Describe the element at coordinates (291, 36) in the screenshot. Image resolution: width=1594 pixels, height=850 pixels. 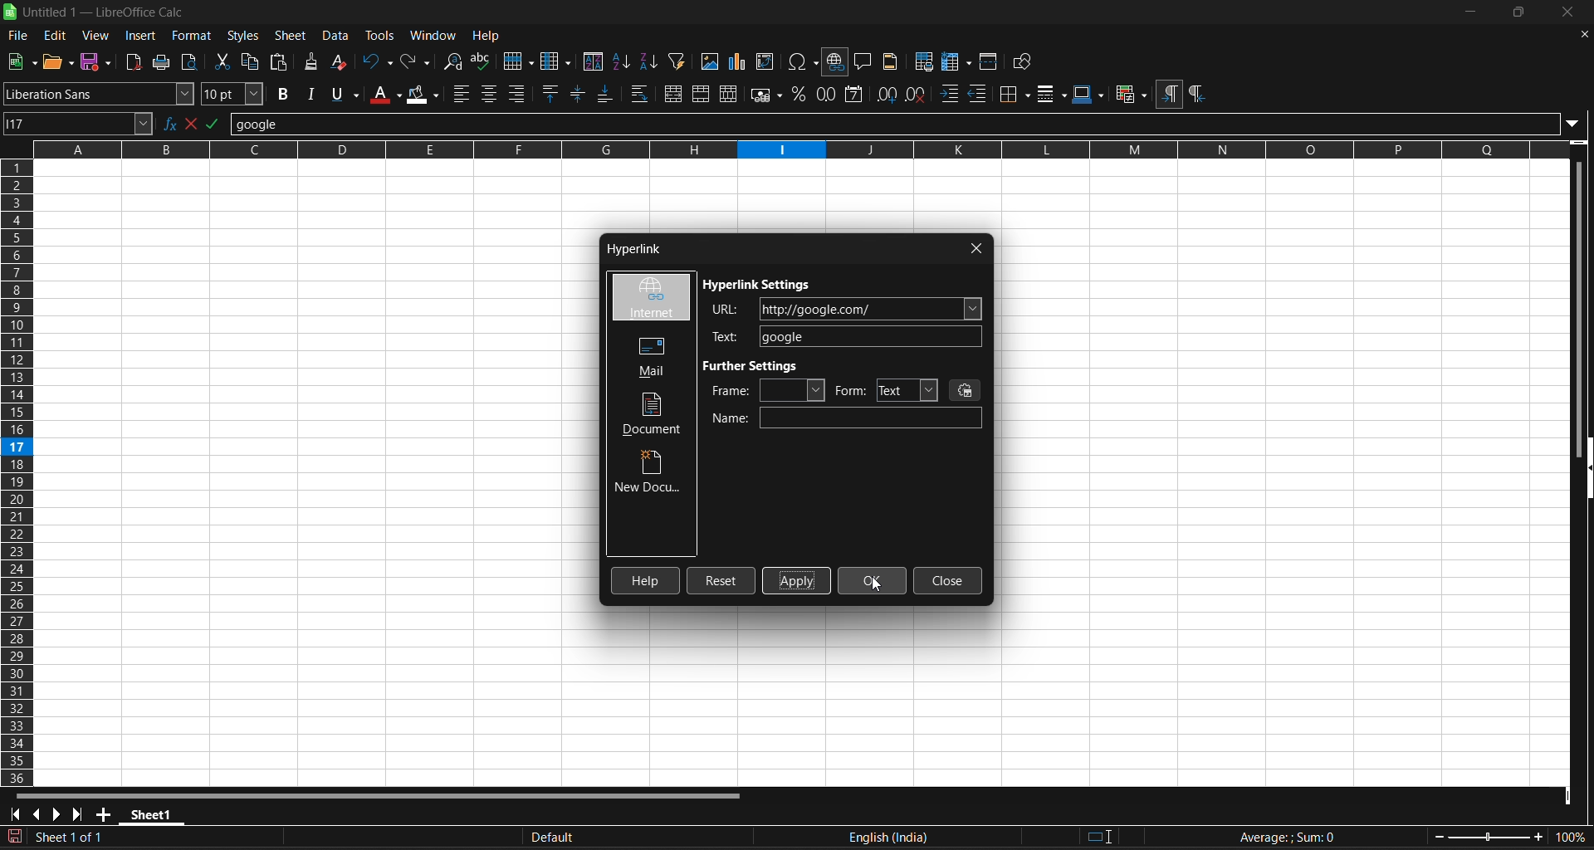
I see `sheet` at that location.